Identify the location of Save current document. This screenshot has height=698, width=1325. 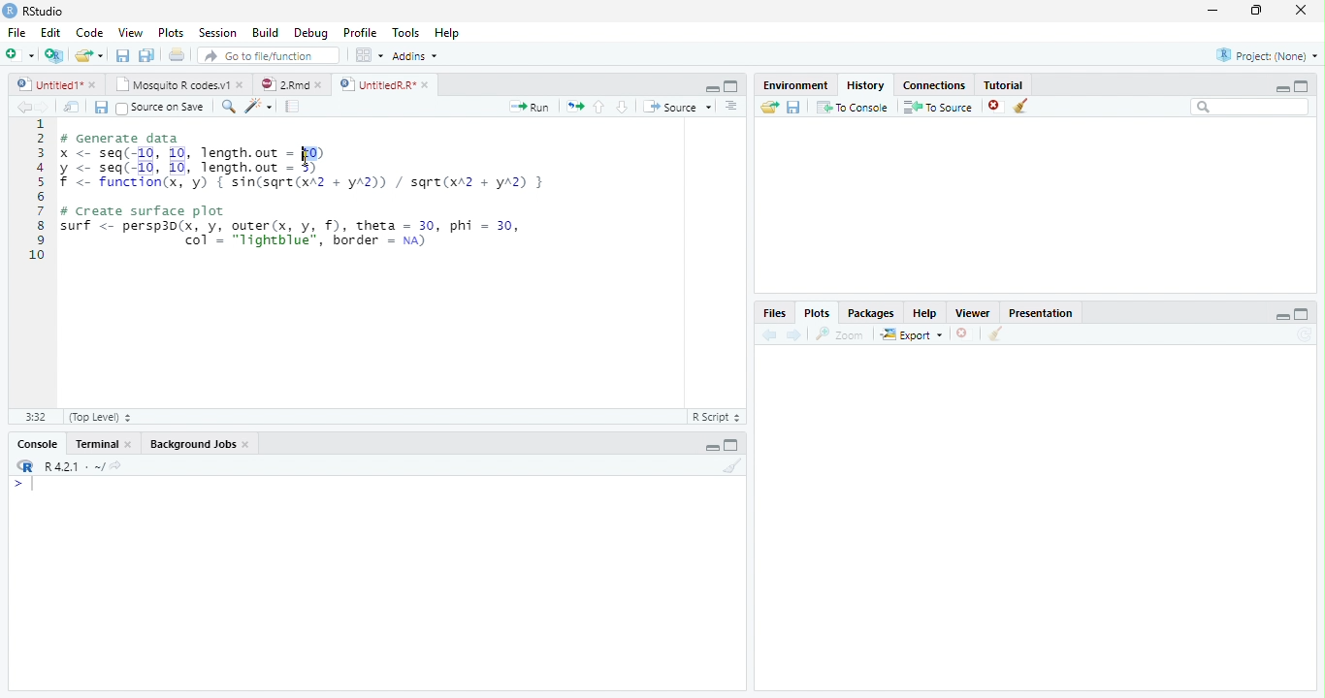
(100, 107).